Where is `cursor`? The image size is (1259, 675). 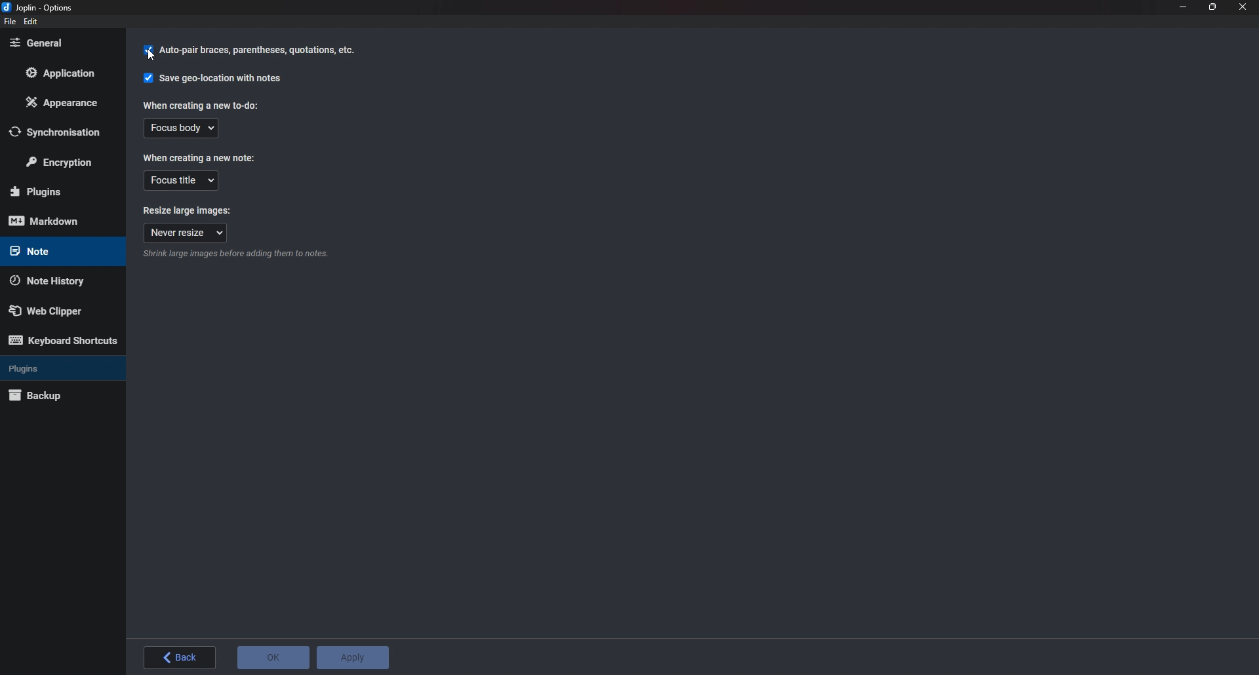
cursor is located at coordinates (153, 45).